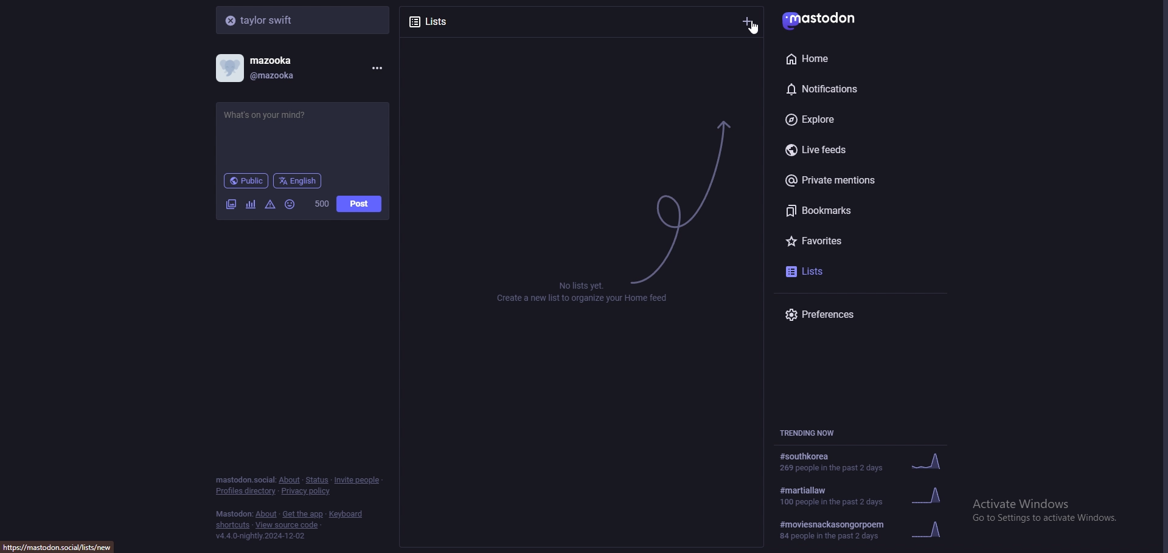 The height and width of the screenshot is (553, 1168). What do you see at coordinates (828, 20) in the screenshot?
I see `mastodon` at bounding box center [828, 20].